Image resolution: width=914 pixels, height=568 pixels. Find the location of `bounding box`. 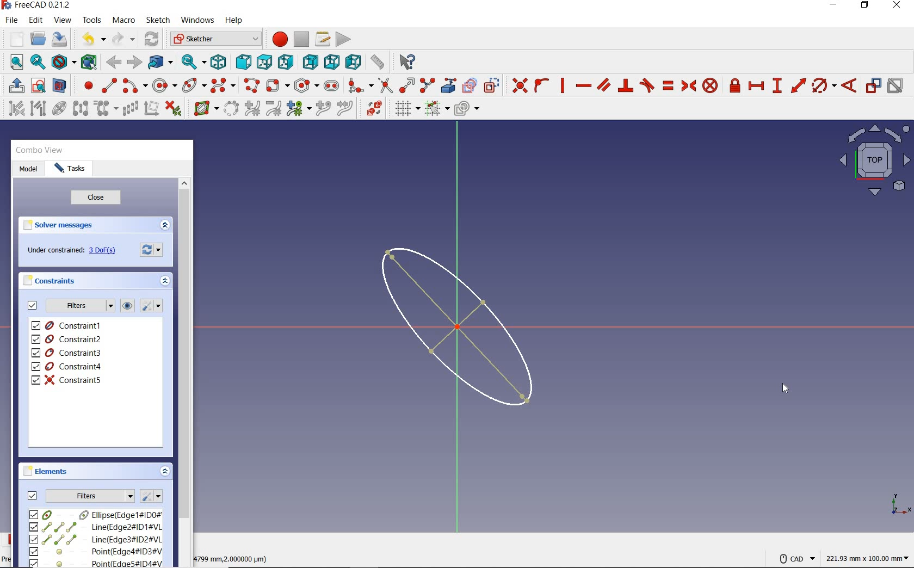

bounding box is located at coordinates (89, 61).